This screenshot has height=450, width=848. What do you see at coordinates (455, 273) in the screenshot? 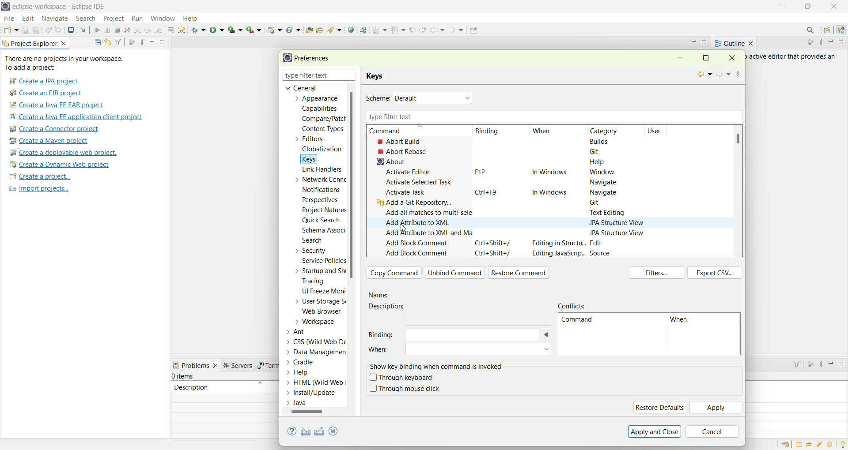
I see `unbind command` at bounding box center [455, 273].